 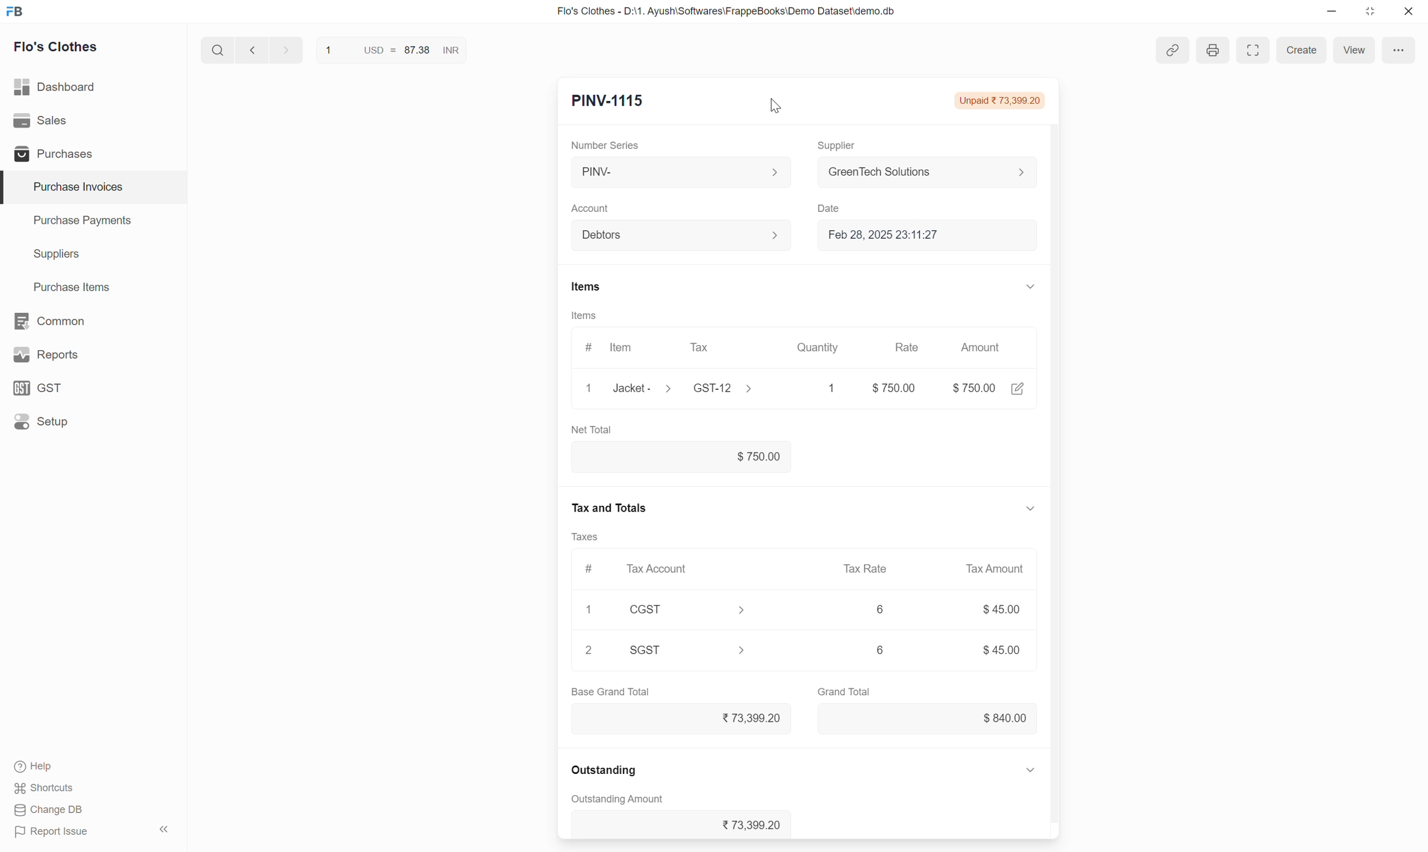 I want to click on $ 102.99, so click(x=974, y=388).